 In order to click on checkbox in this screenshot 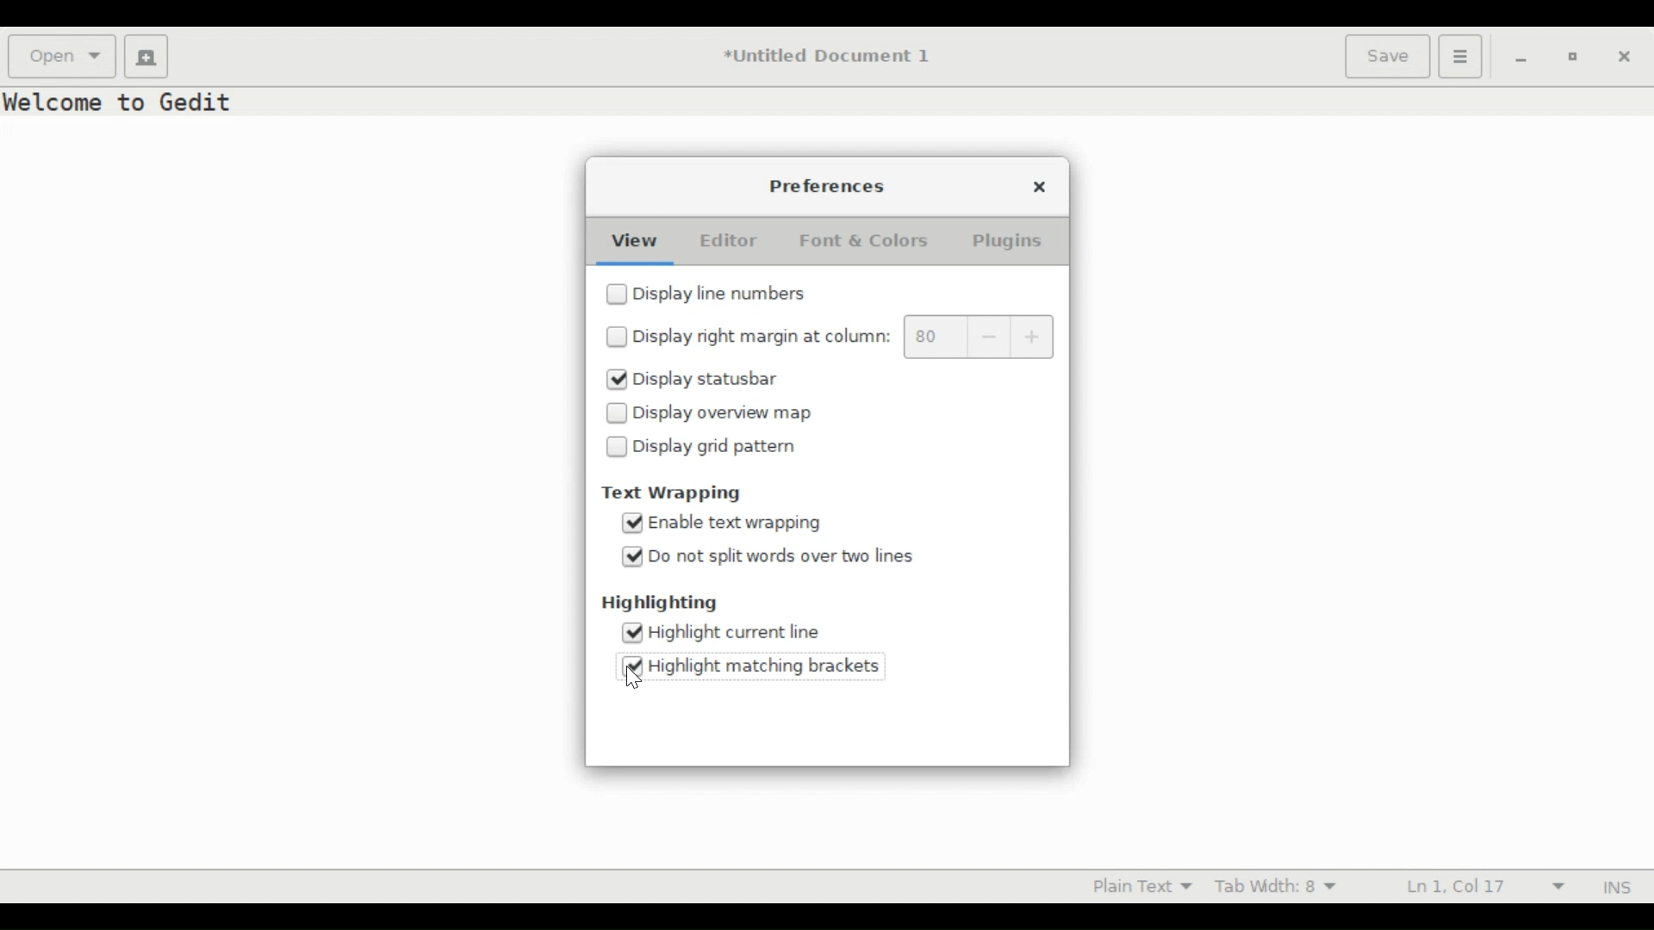, I will do `click(618, 446)`.